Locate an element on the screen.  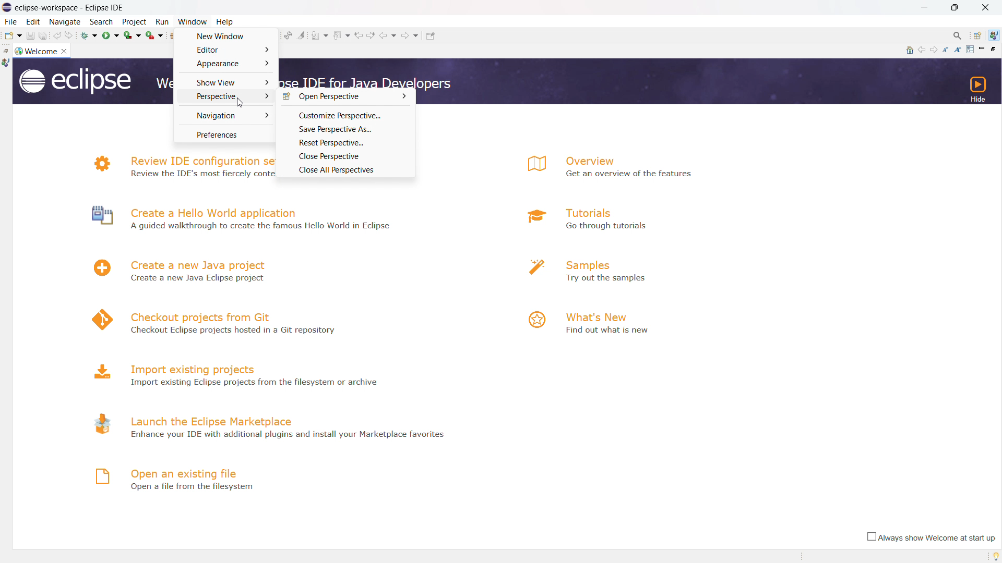
forward is located at coordinates (409, 35).